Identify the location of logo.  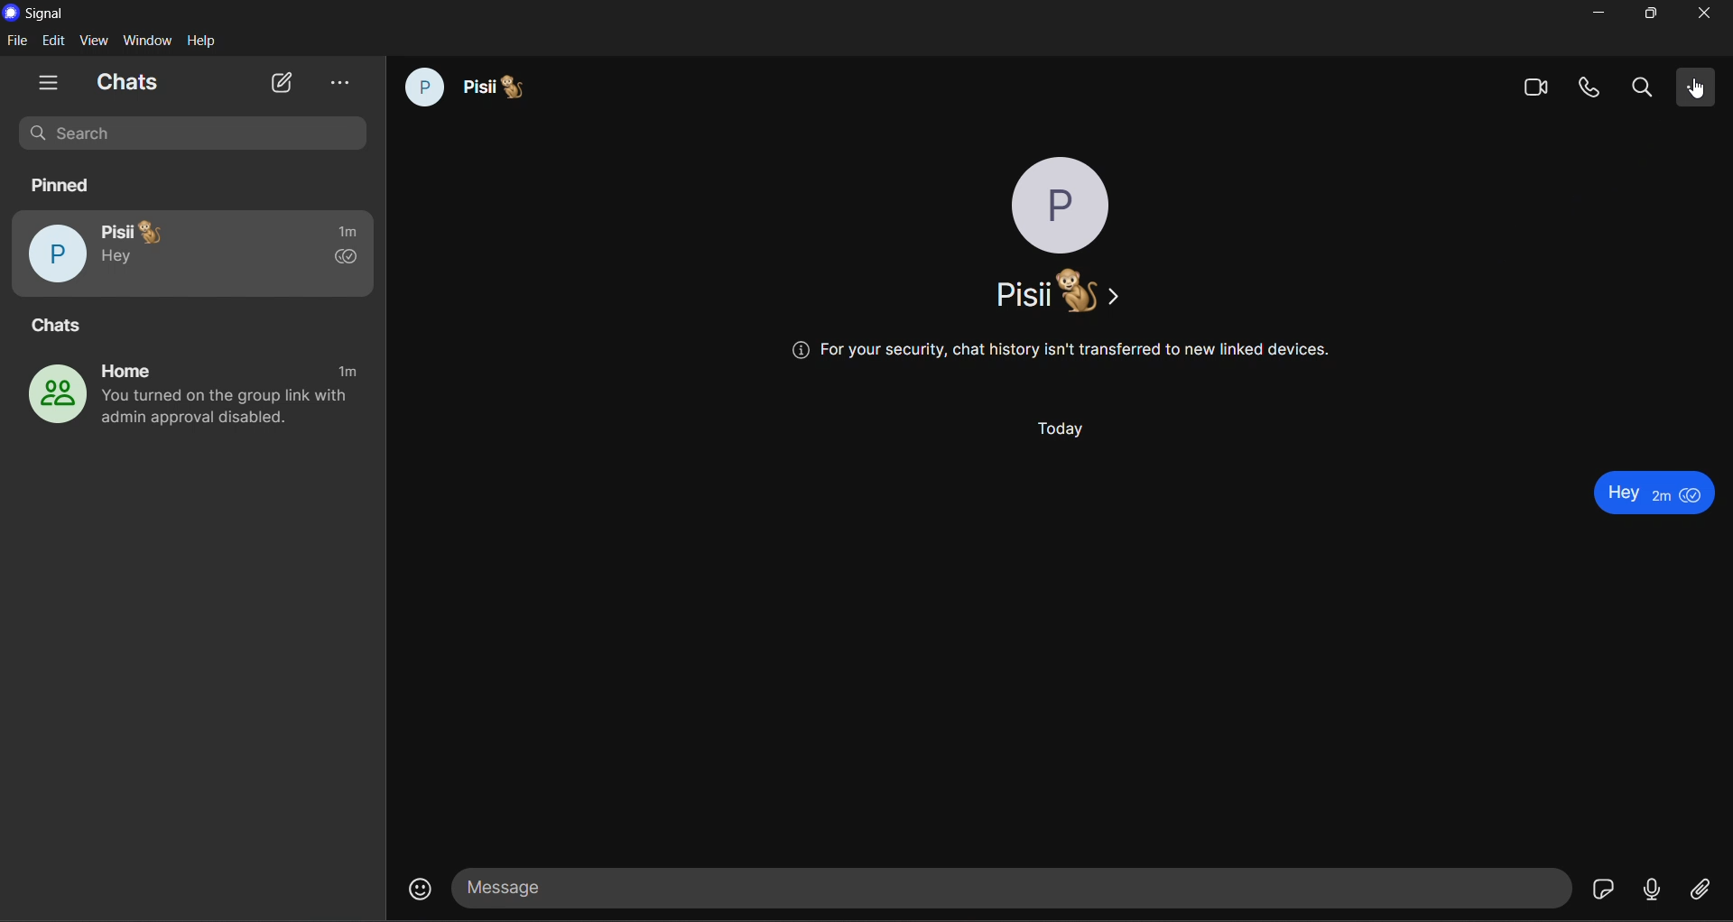
(12, 12).